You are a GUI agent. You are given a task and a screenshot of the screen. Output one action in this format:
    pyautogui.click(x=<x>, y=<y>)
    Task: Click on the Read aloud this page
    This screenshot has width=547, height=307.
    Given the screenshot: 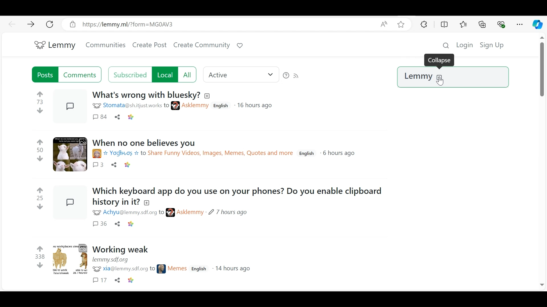 What is the action you would take?
    pyautogui.click(x=384, y=24)
    